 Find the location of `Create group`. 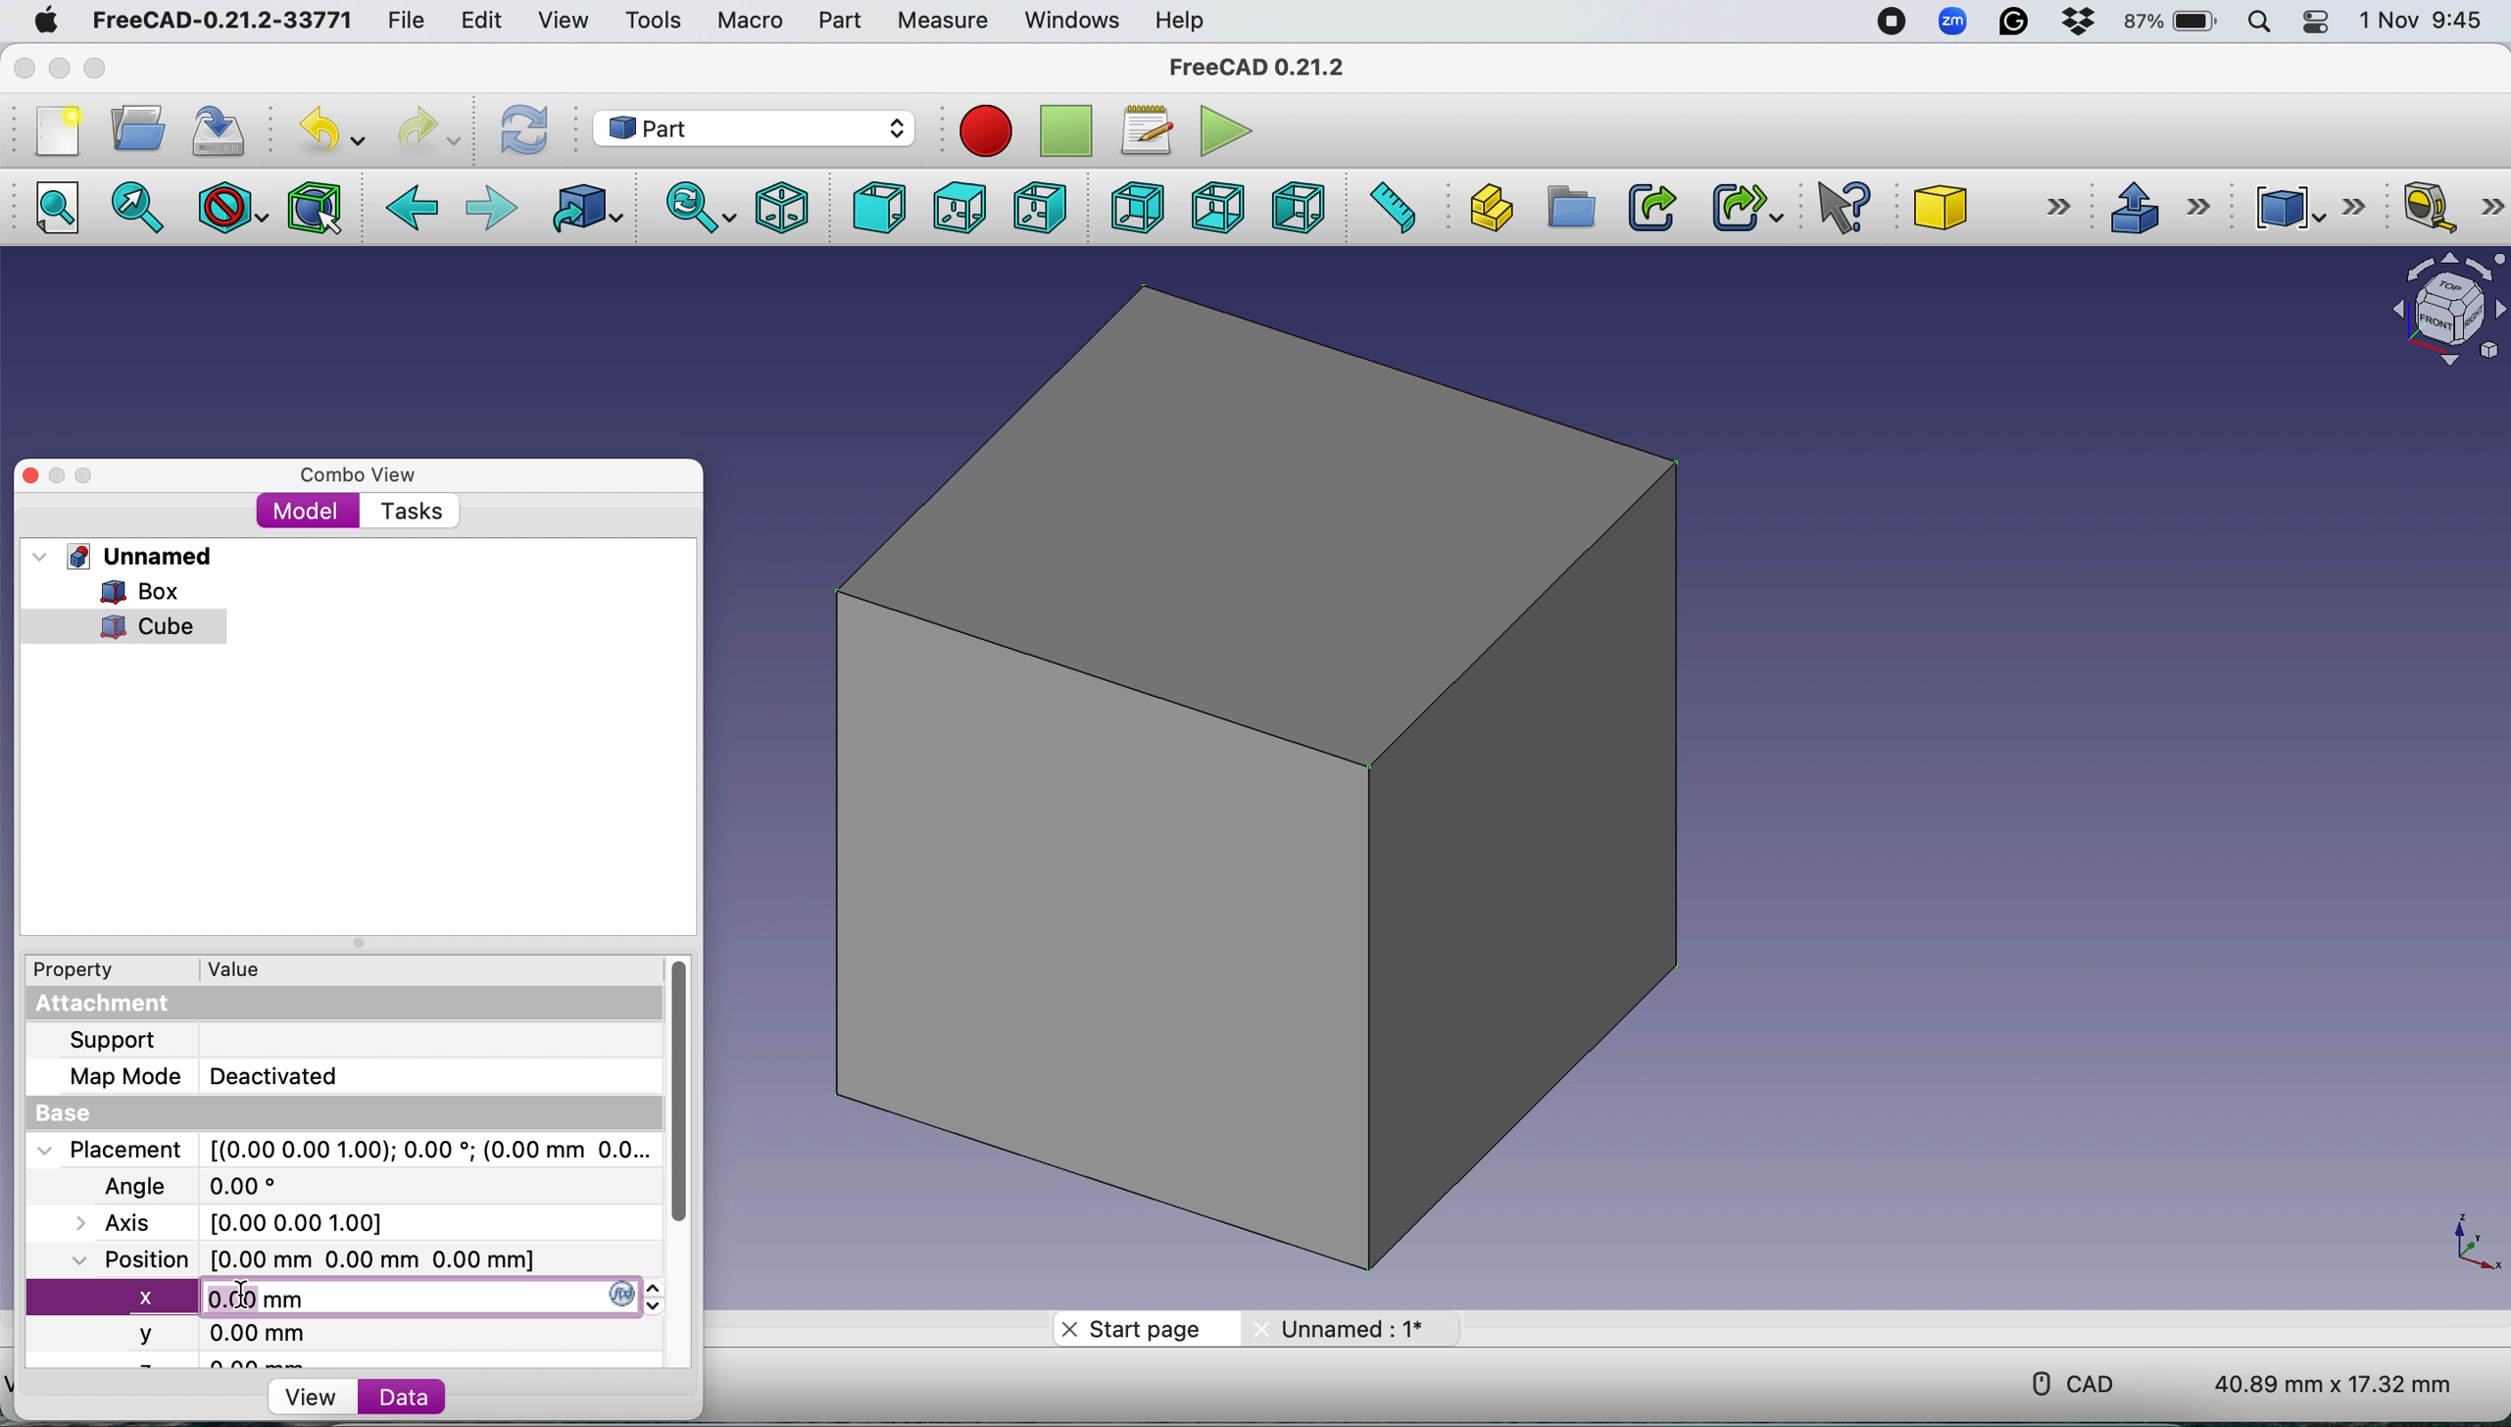

Create group is located at coordinates (1568, 208).